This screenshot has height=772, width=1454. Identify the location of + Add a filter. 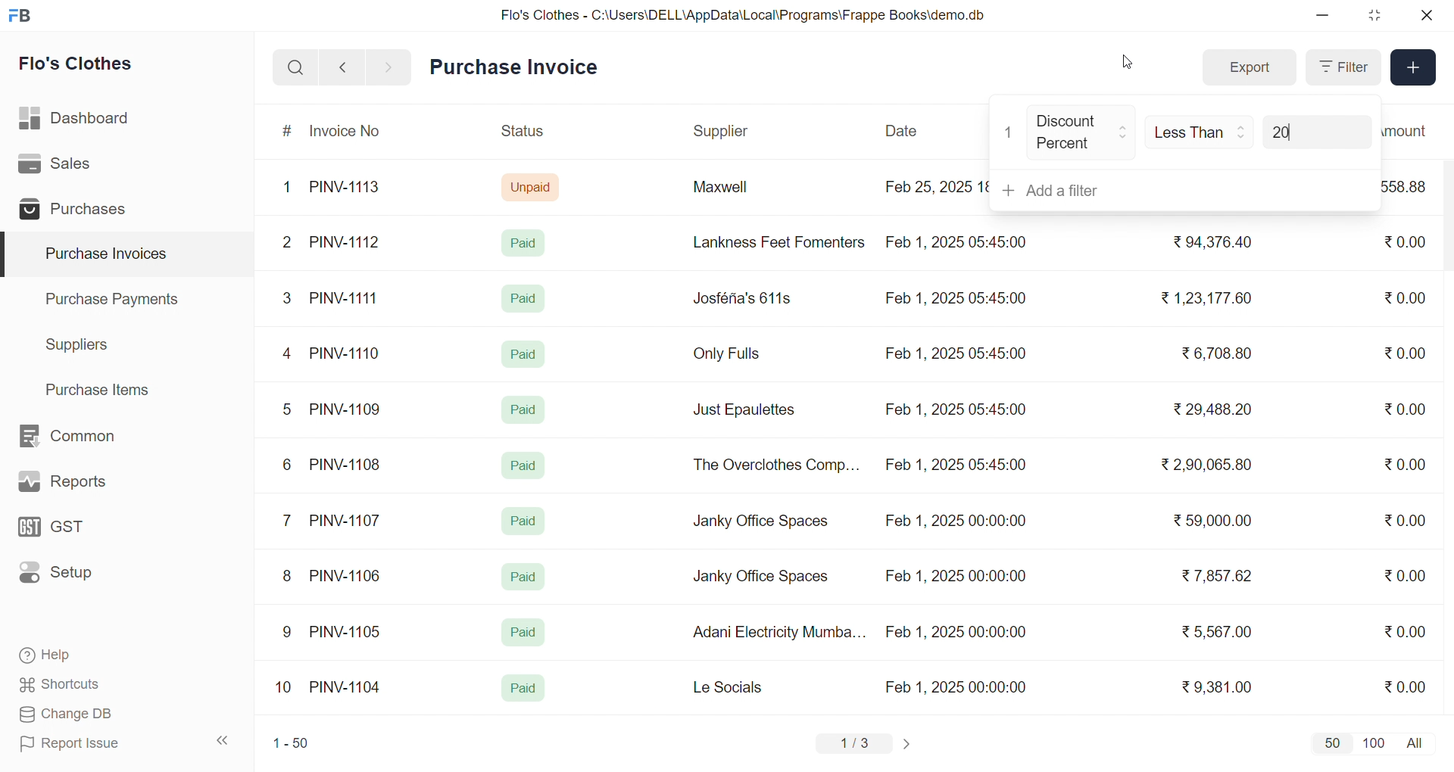
(1181, 190).